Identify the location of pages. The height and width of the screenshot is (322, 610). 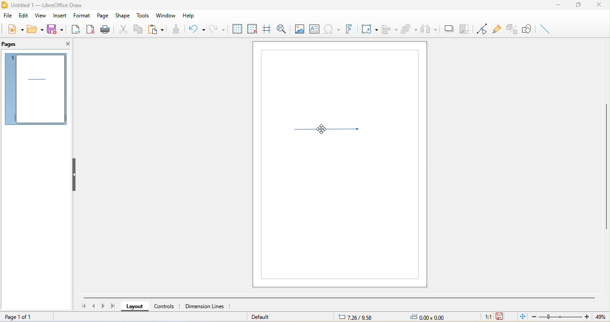
(13, 44).